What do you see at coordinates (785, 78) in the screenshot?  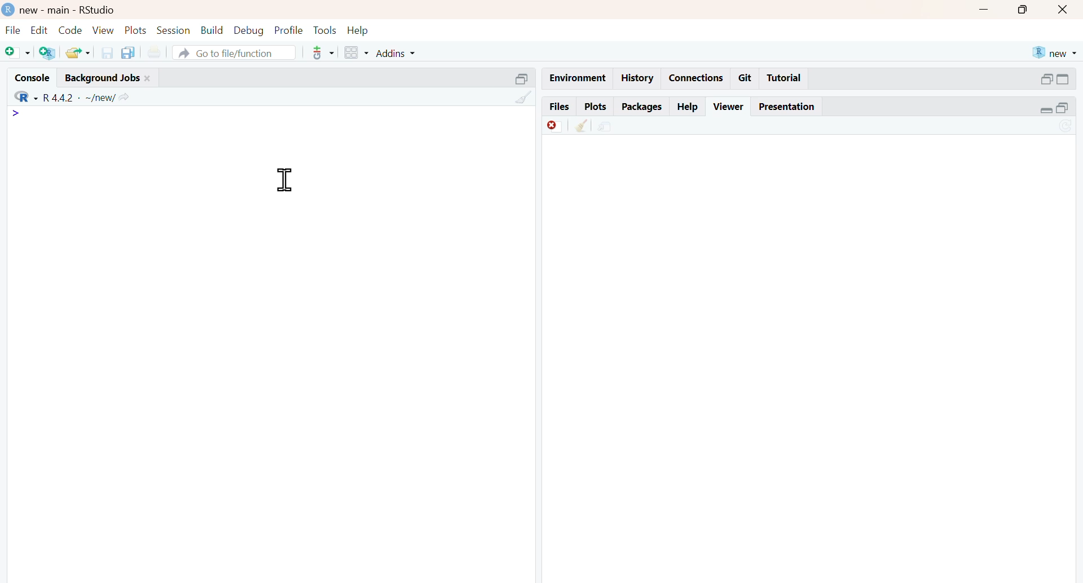 I see `tutorial` at bounding box center [785, 78].